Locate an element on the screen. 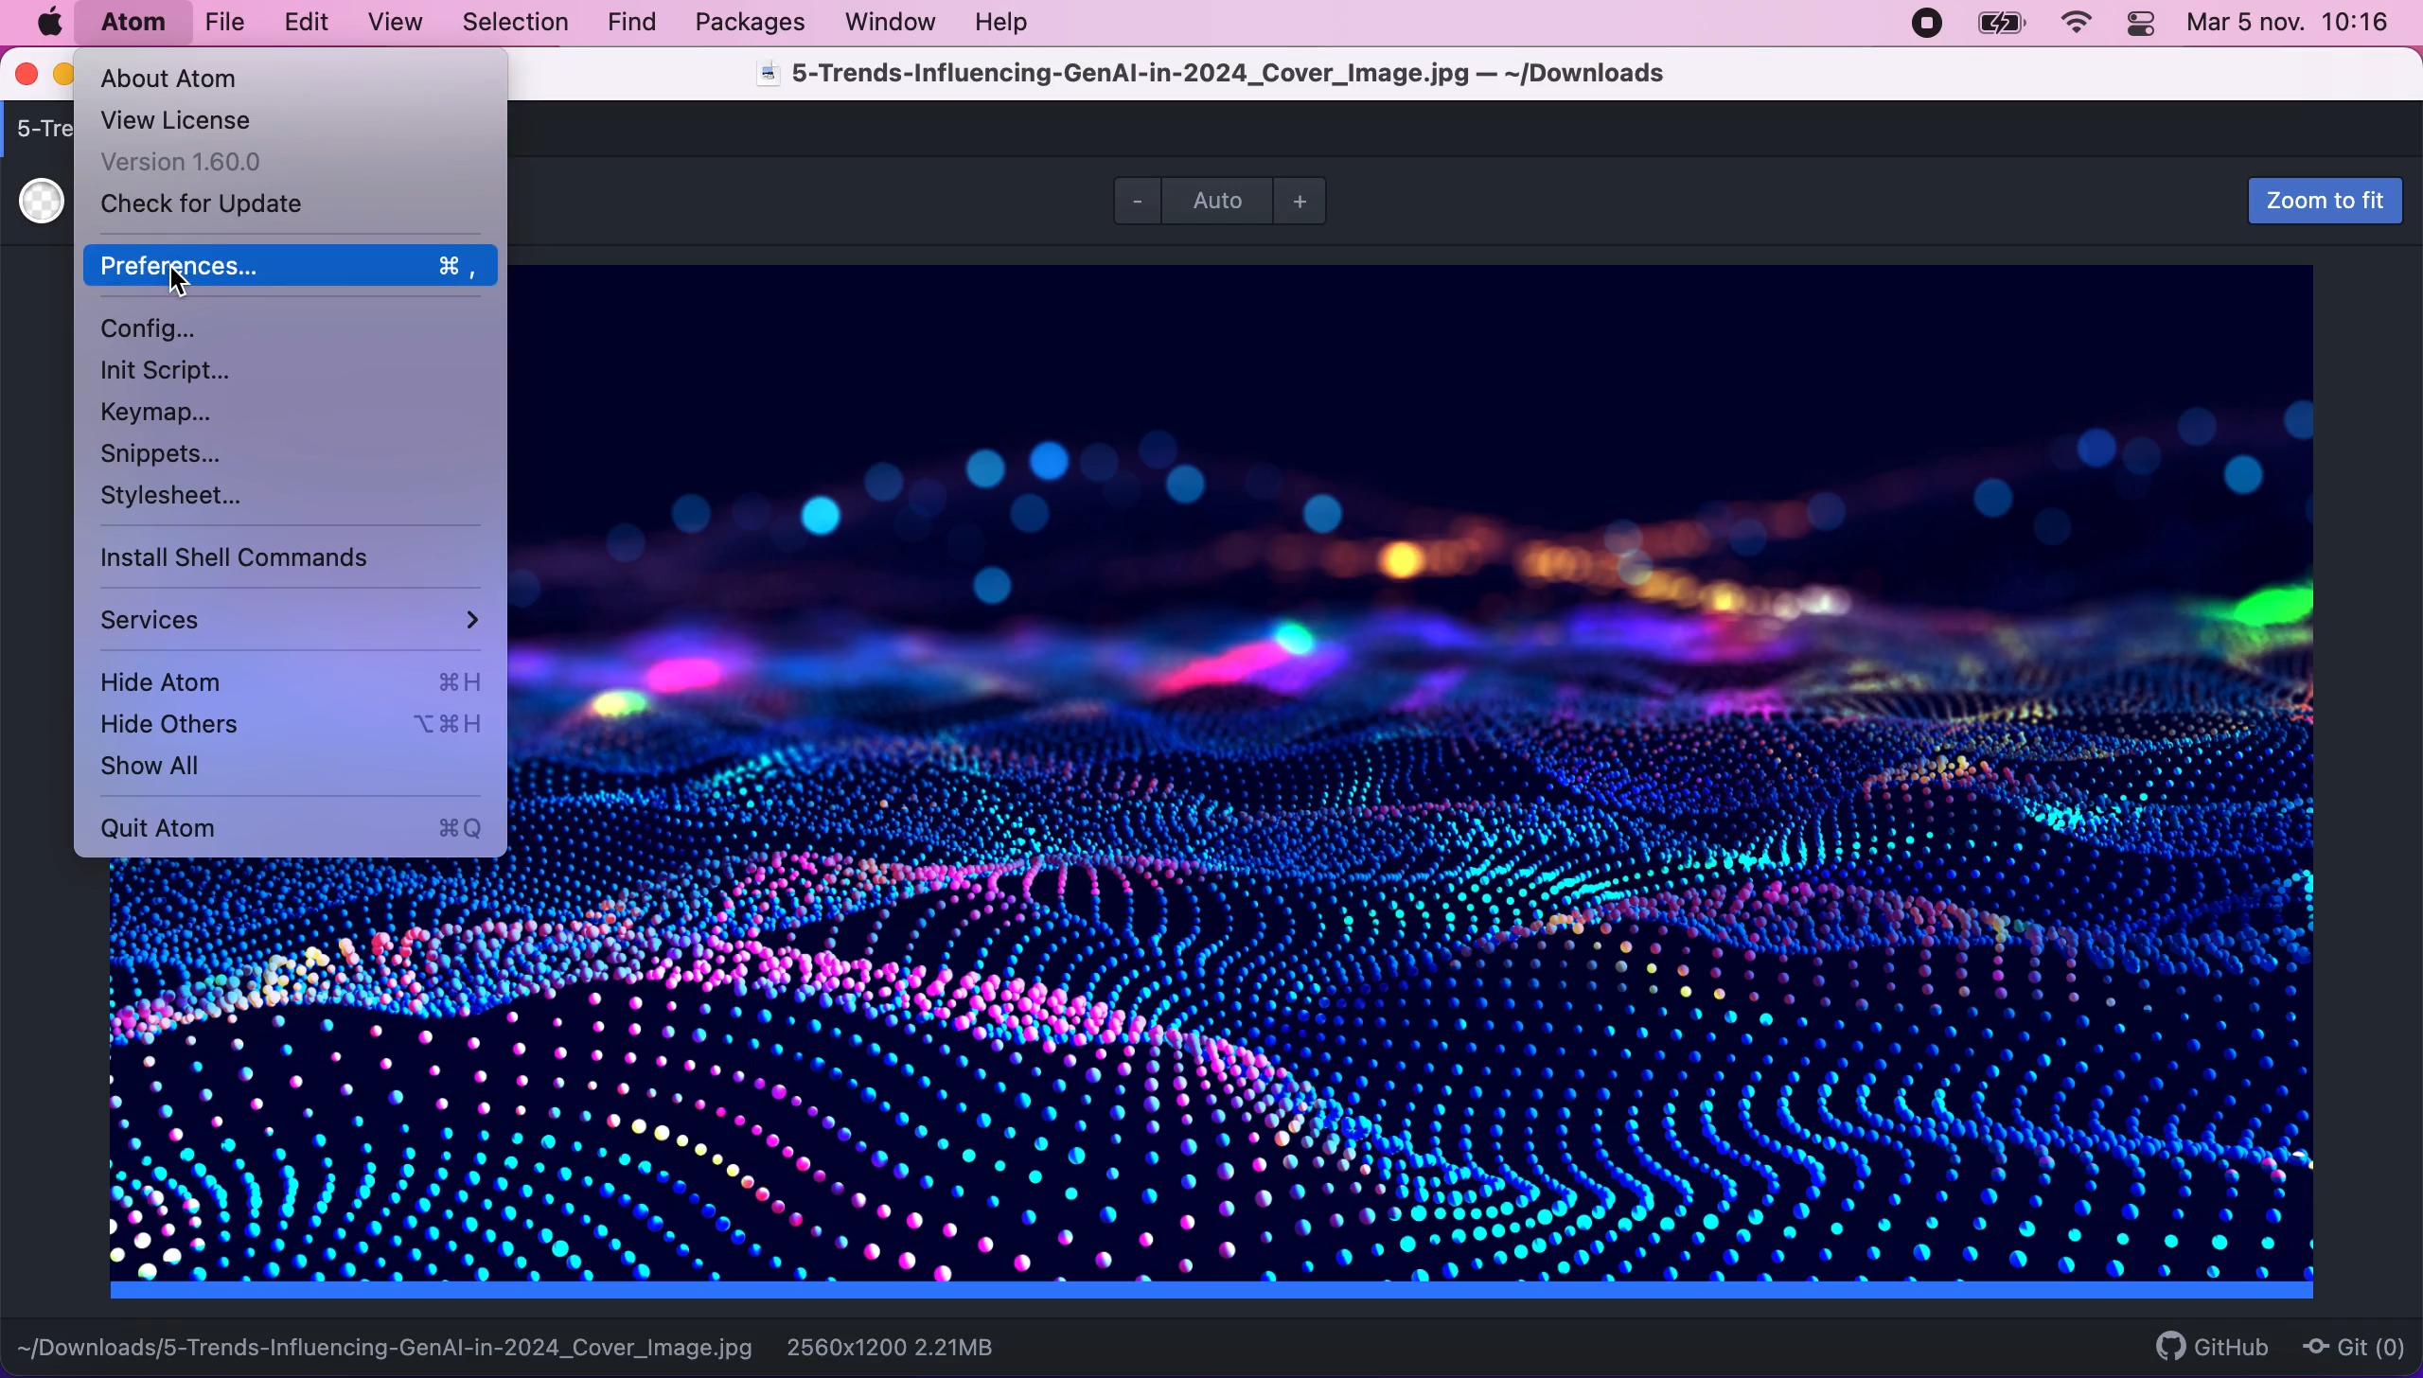 The width and height of the screenshot is (2423, 1378). init script is located at coordinates (165, 372).